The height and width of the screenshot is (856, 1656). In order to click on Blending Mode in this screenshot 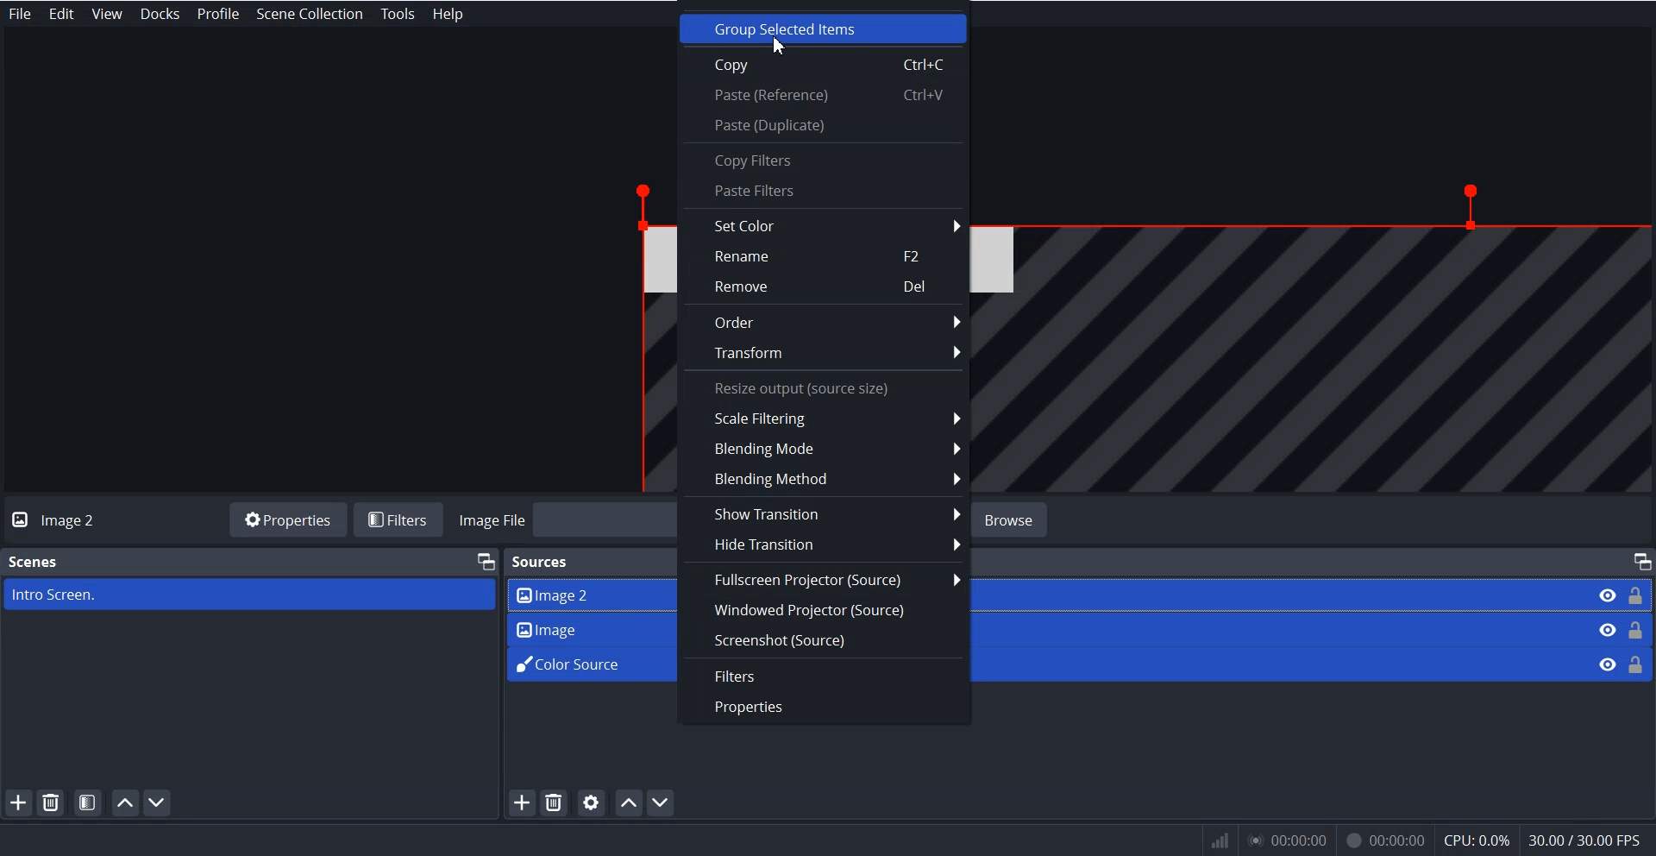, I will do `click(825, 449)`.